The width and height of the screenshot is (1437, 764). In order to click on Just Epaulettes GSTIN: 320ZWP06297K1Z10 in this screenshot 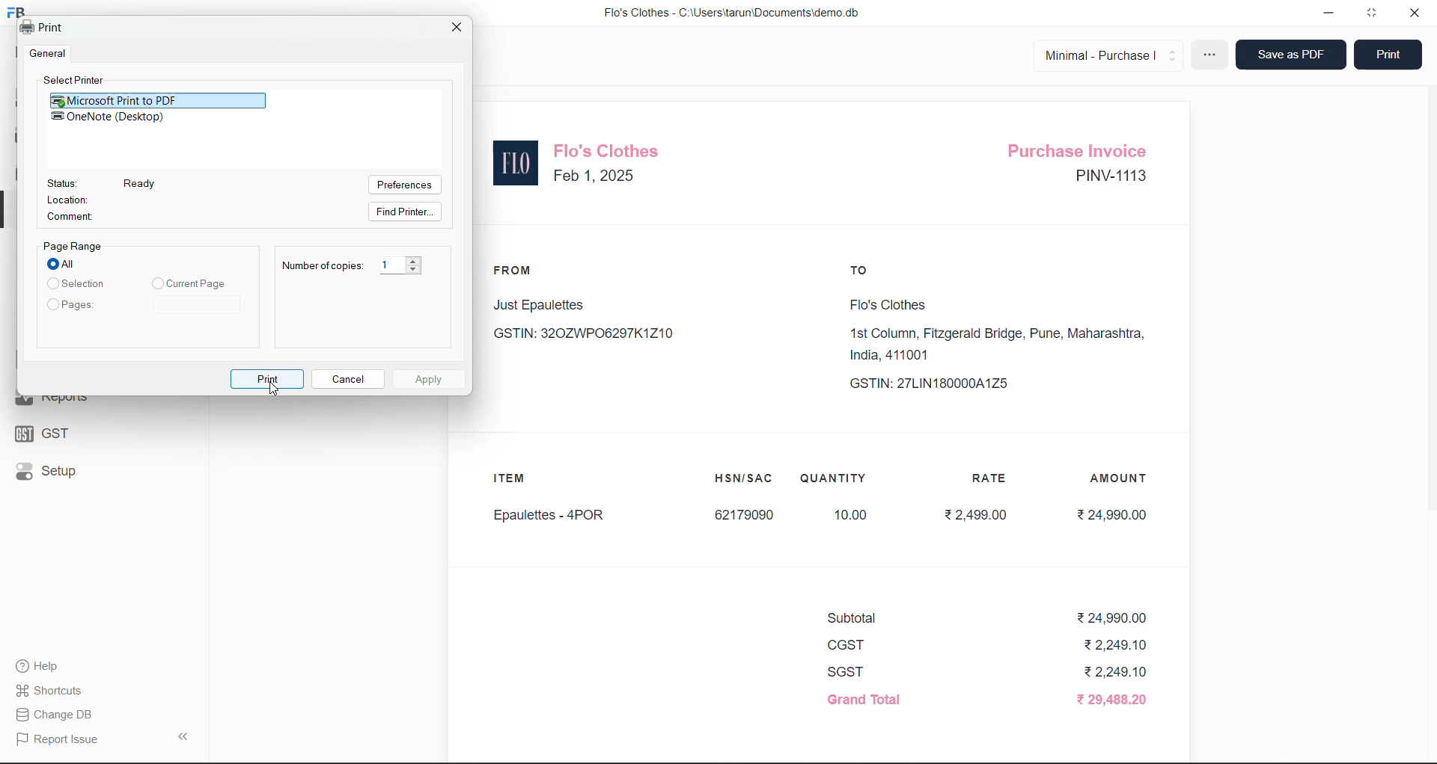, I will do `click(588, 322)`.